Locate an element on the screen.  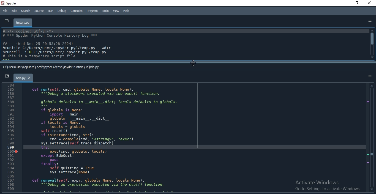
dropdown is located at coordinates (6, 20).